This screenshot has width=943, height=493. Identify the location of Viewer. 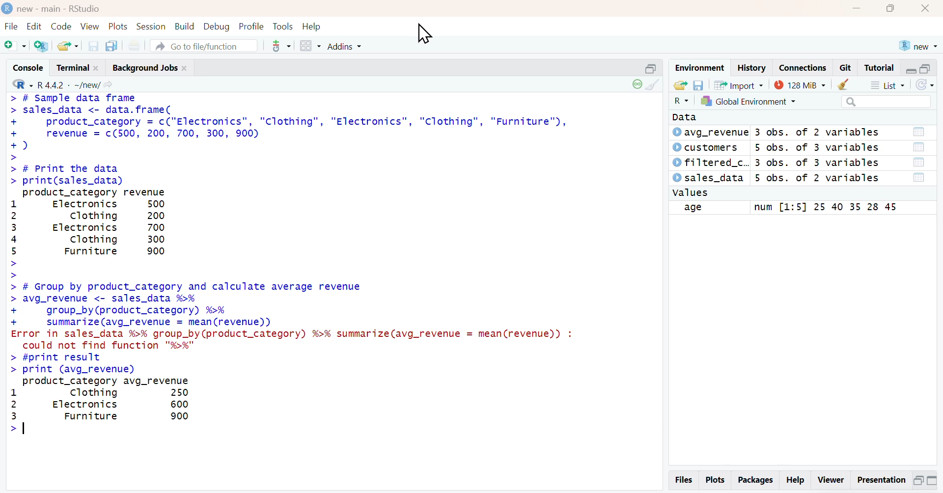
(832, 482).